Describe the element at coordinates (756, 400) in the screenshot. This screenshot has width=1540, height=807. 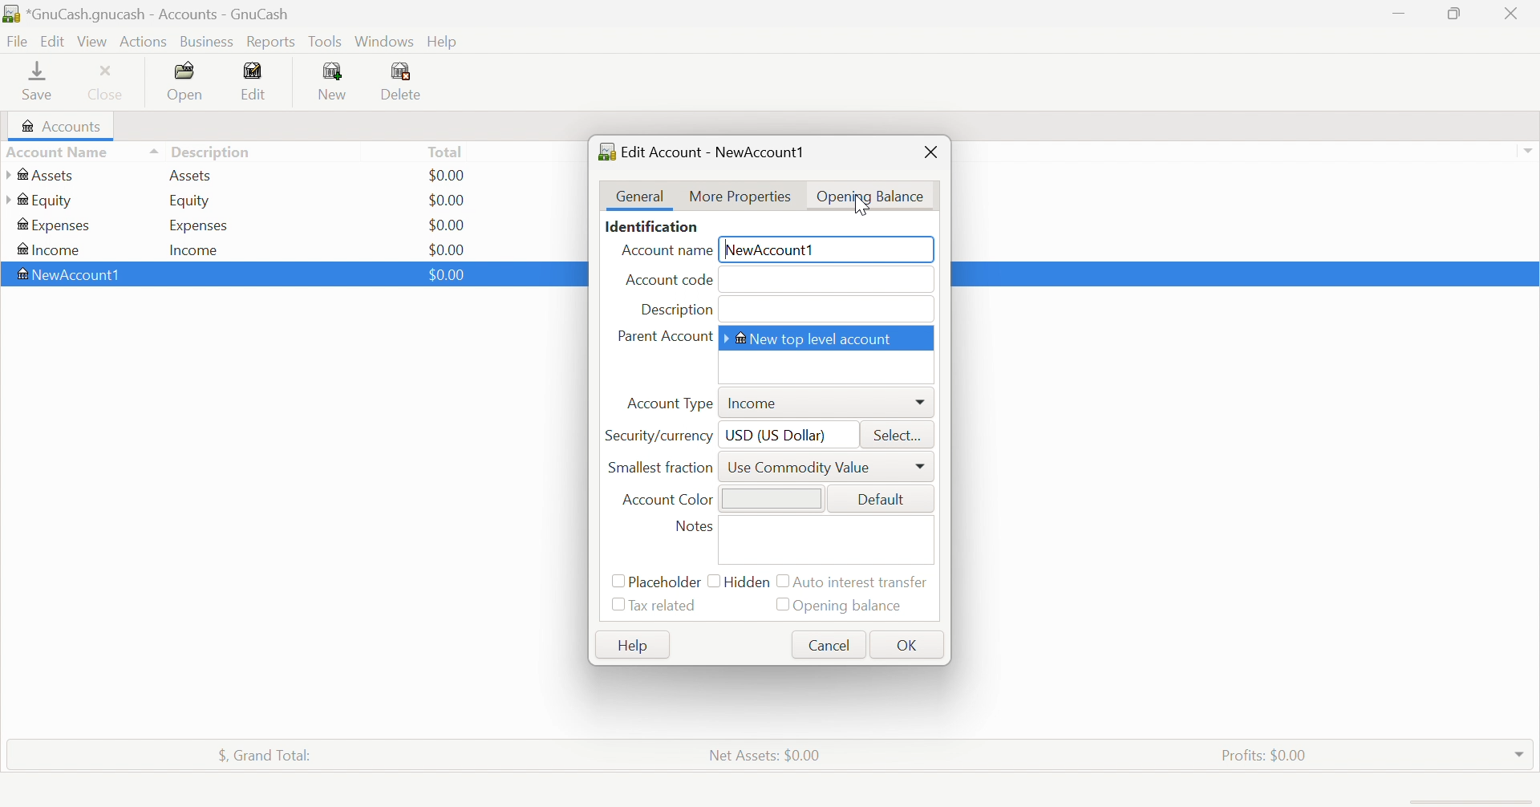
I see `Income` at that location.